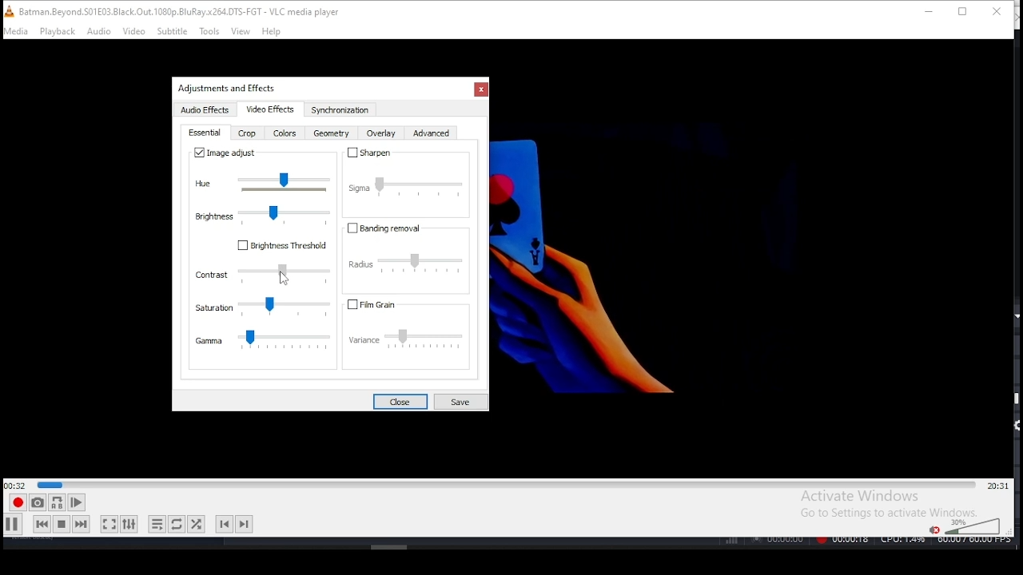 Image resolution: width=1023 pixels, height=575 pixels. What do you see at coordinates (248, 135) in the screenshot?
I see `crop` at bounding box center [248, 135].